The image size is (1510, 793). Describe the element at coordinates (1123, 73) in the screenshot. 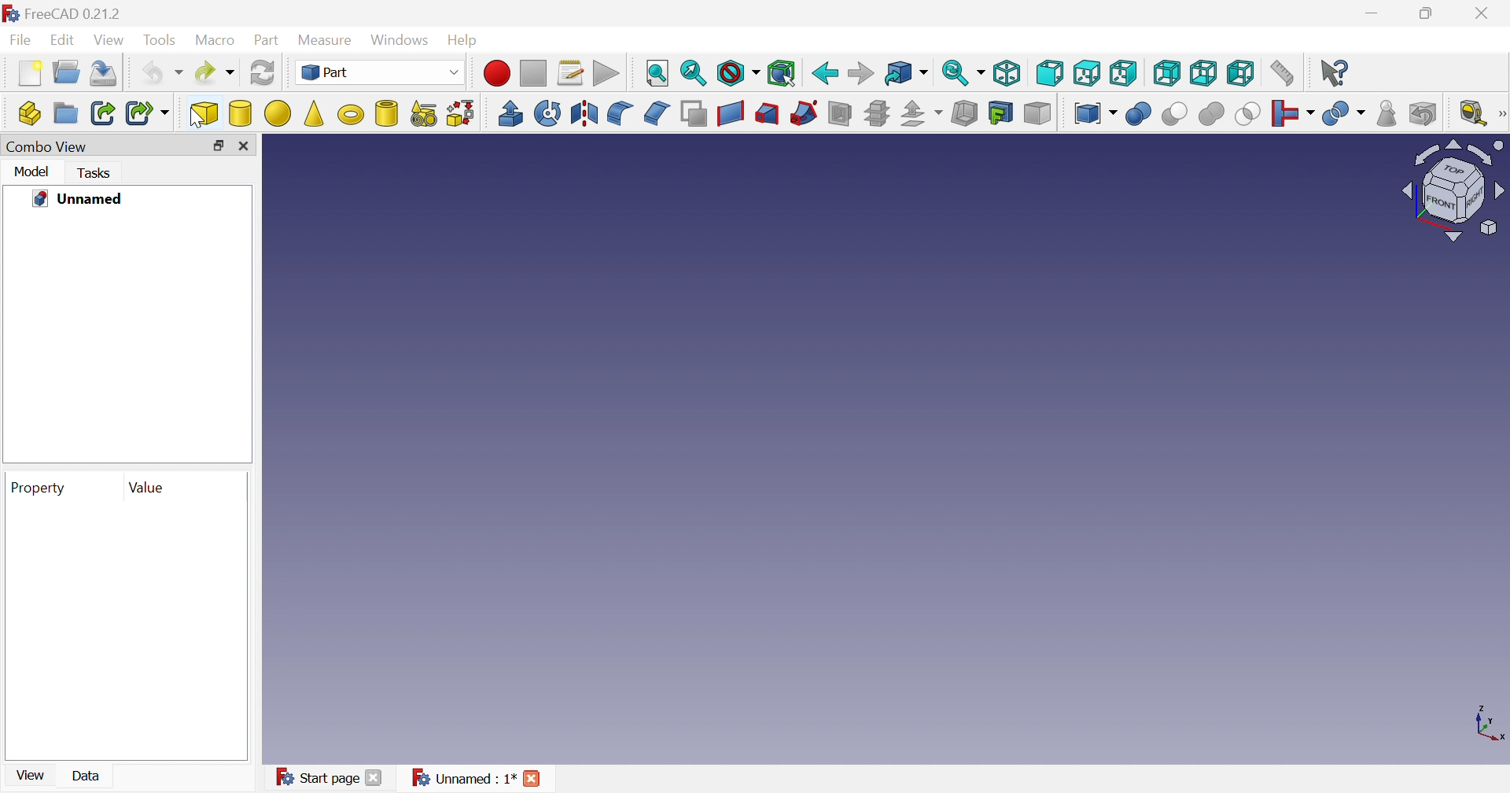

I see `Right` at that location.